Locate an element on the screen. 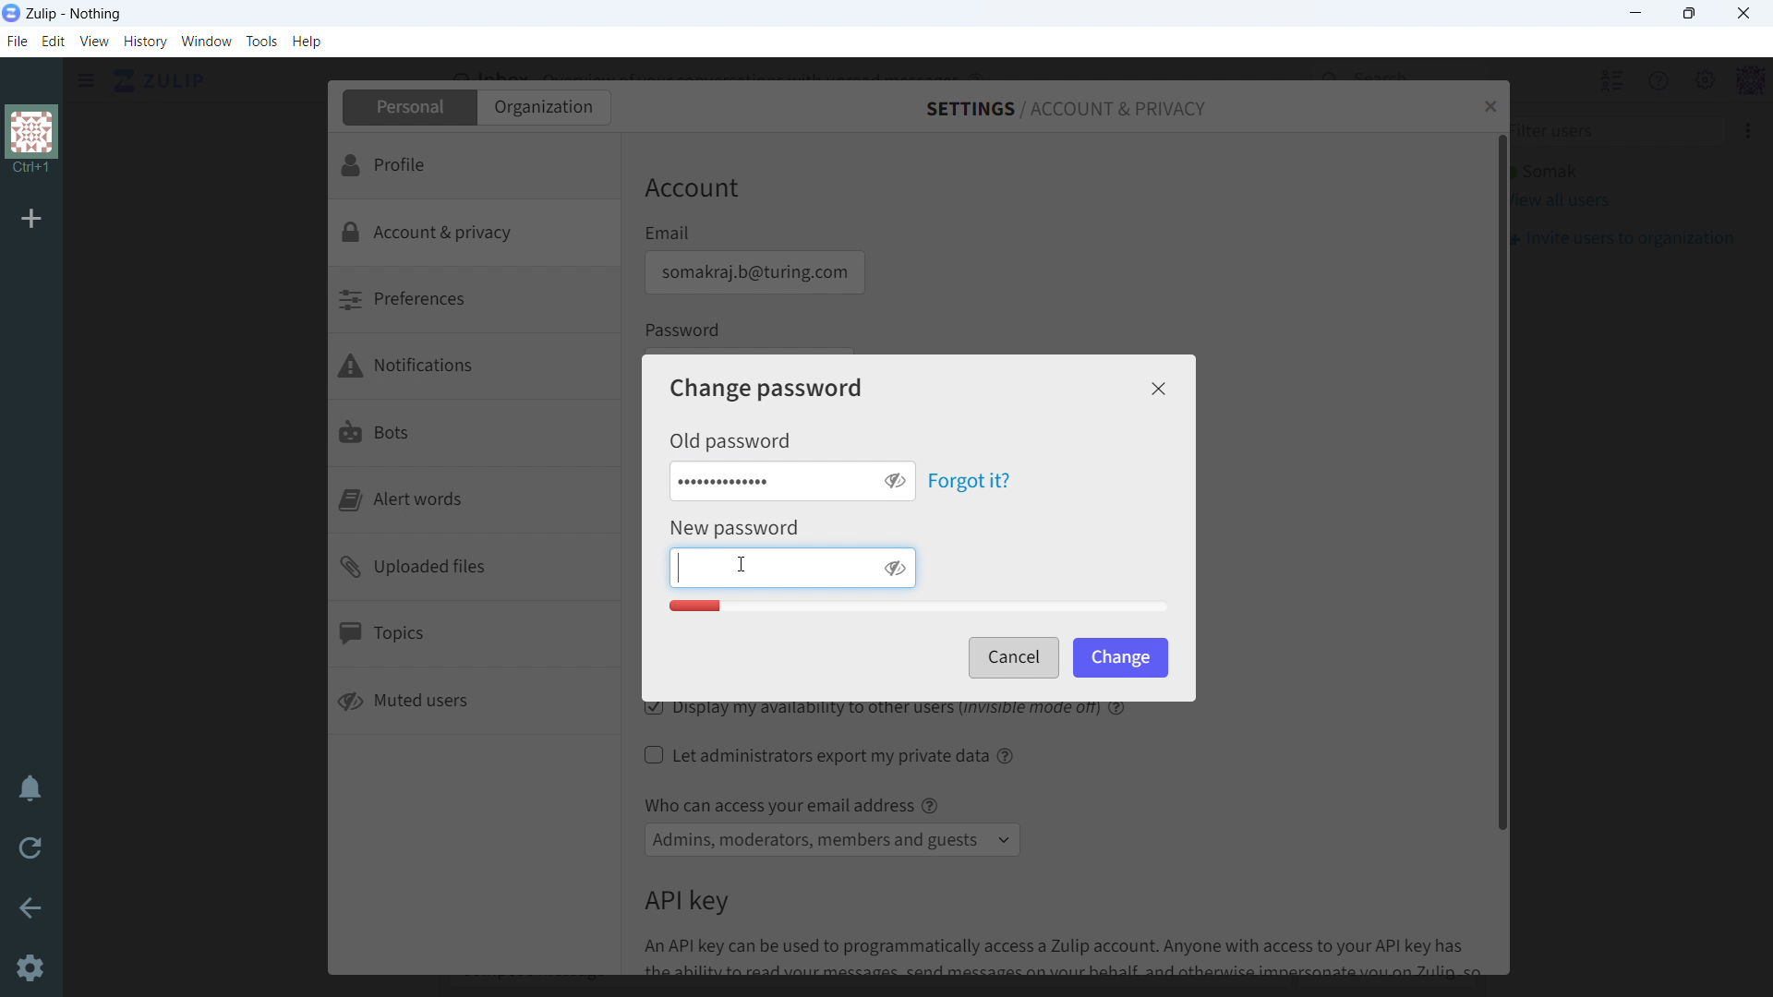 The width and height of the screenshot is (1773, 997). An API key can be used to programmatically access a Zulip account. Anyone with access to your API key has is located at coordinates (1071, 955).